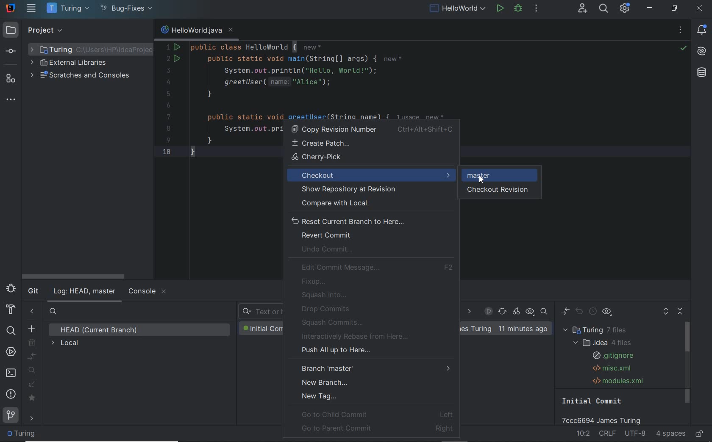  I want to click on new tag, so click(320, 395).